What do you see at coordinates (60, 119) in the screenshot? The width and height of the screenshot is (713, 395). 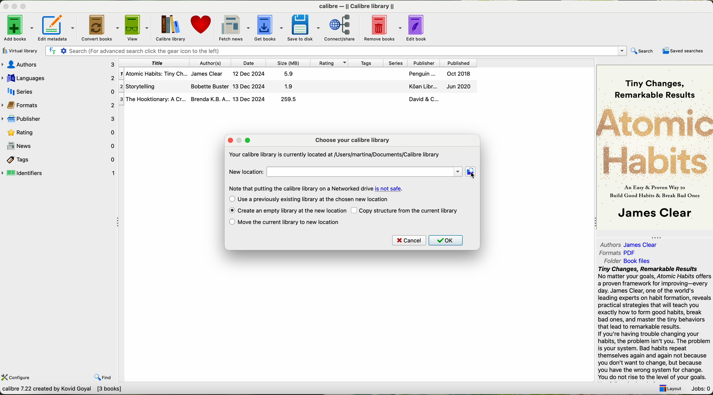 I see `publisher` at bounding box center [60, 119].